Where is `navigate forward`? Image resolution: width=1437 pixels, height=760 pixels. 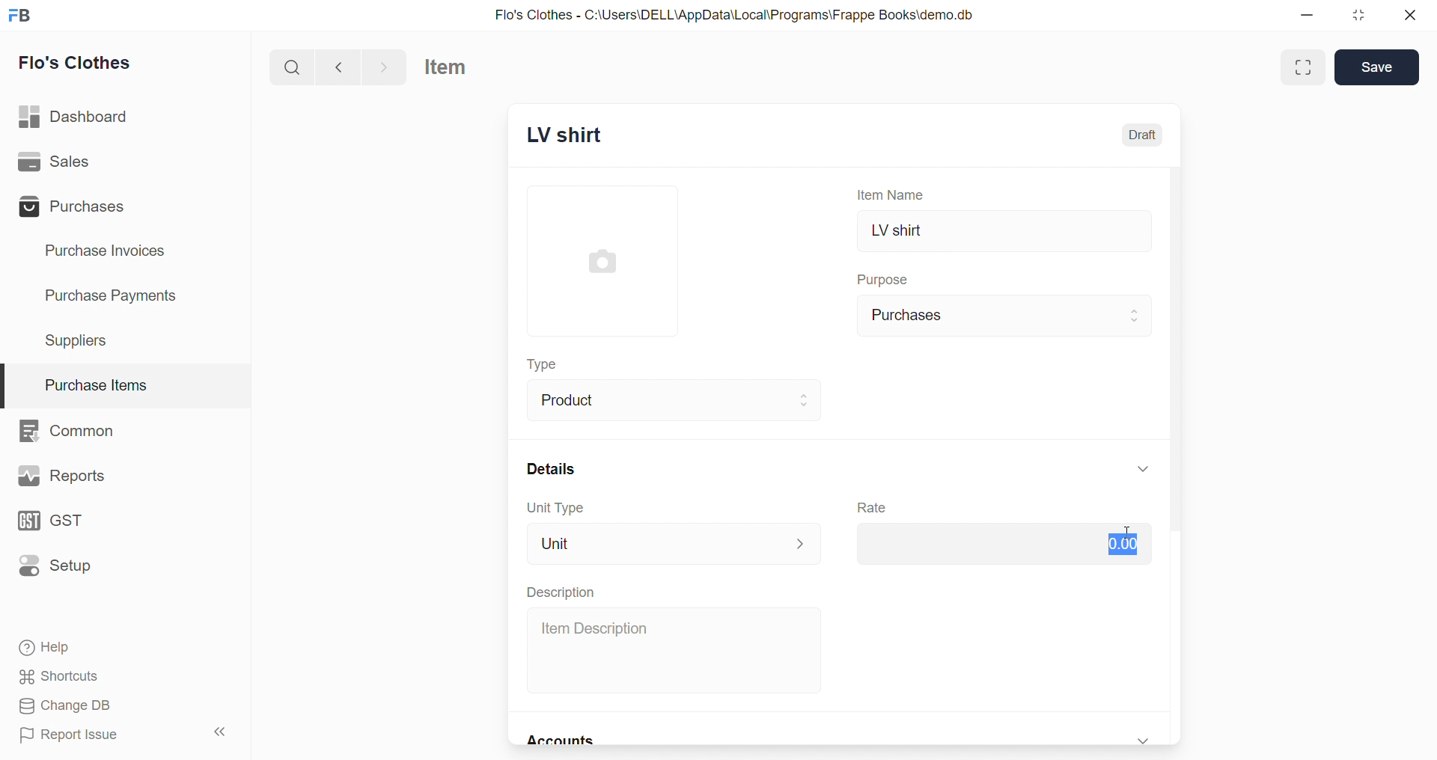 navigate forward is located at coordinates (386, 67).